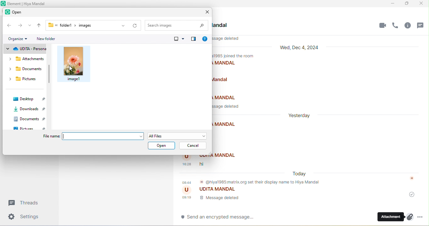  I want to click on image 1, so click(74, 64).